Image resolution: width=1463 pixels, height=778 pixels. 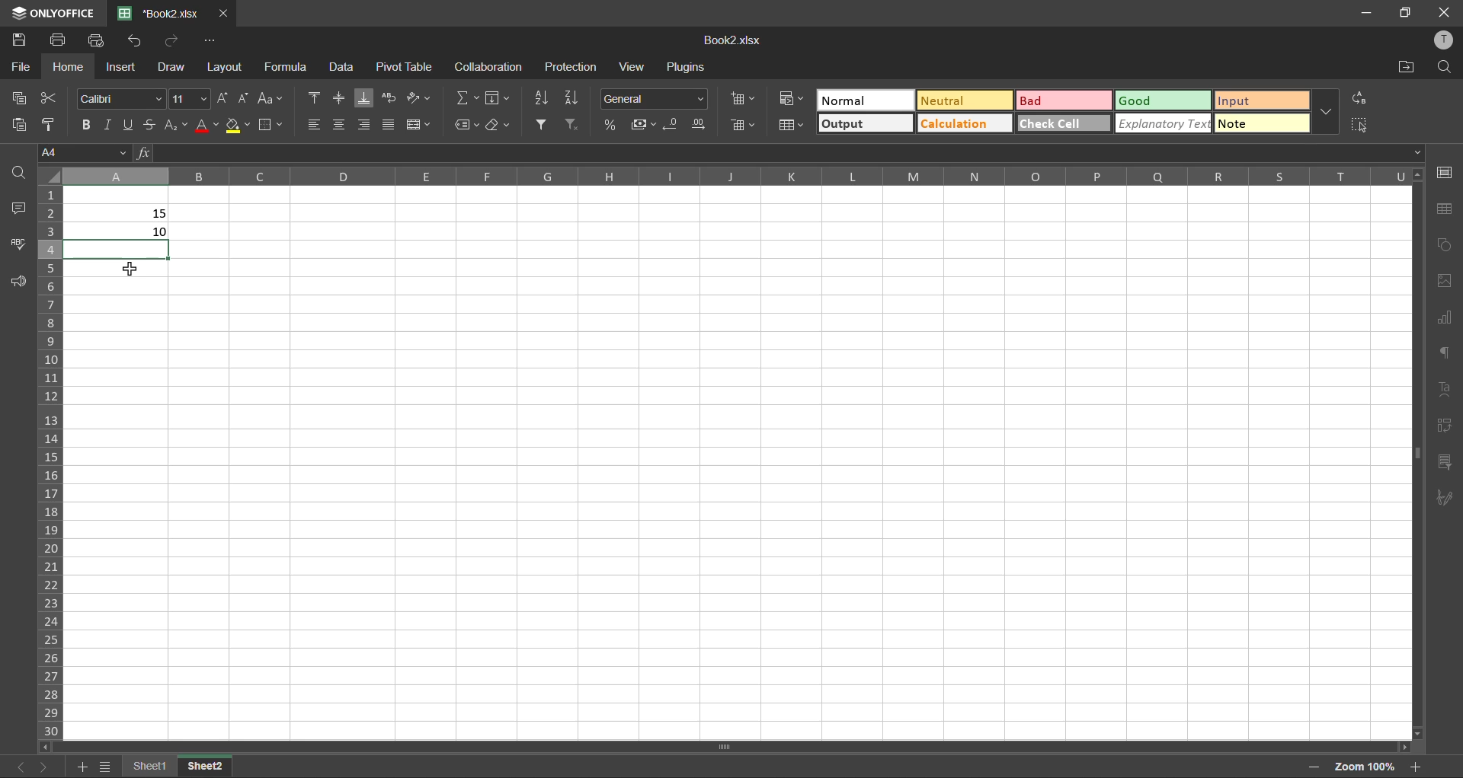 I want to click on feedback, so click(x=21, y=282).